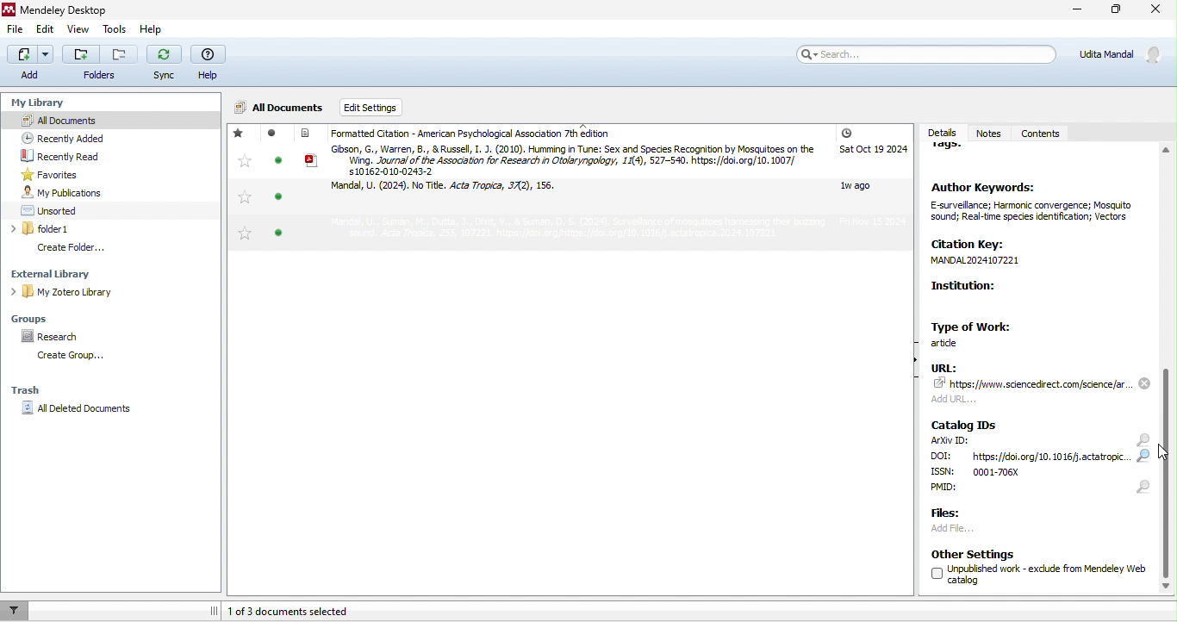 Image resolution: width=1177 pixels, height=622 pixels. I want to click on edit settings, so click(389, 108).